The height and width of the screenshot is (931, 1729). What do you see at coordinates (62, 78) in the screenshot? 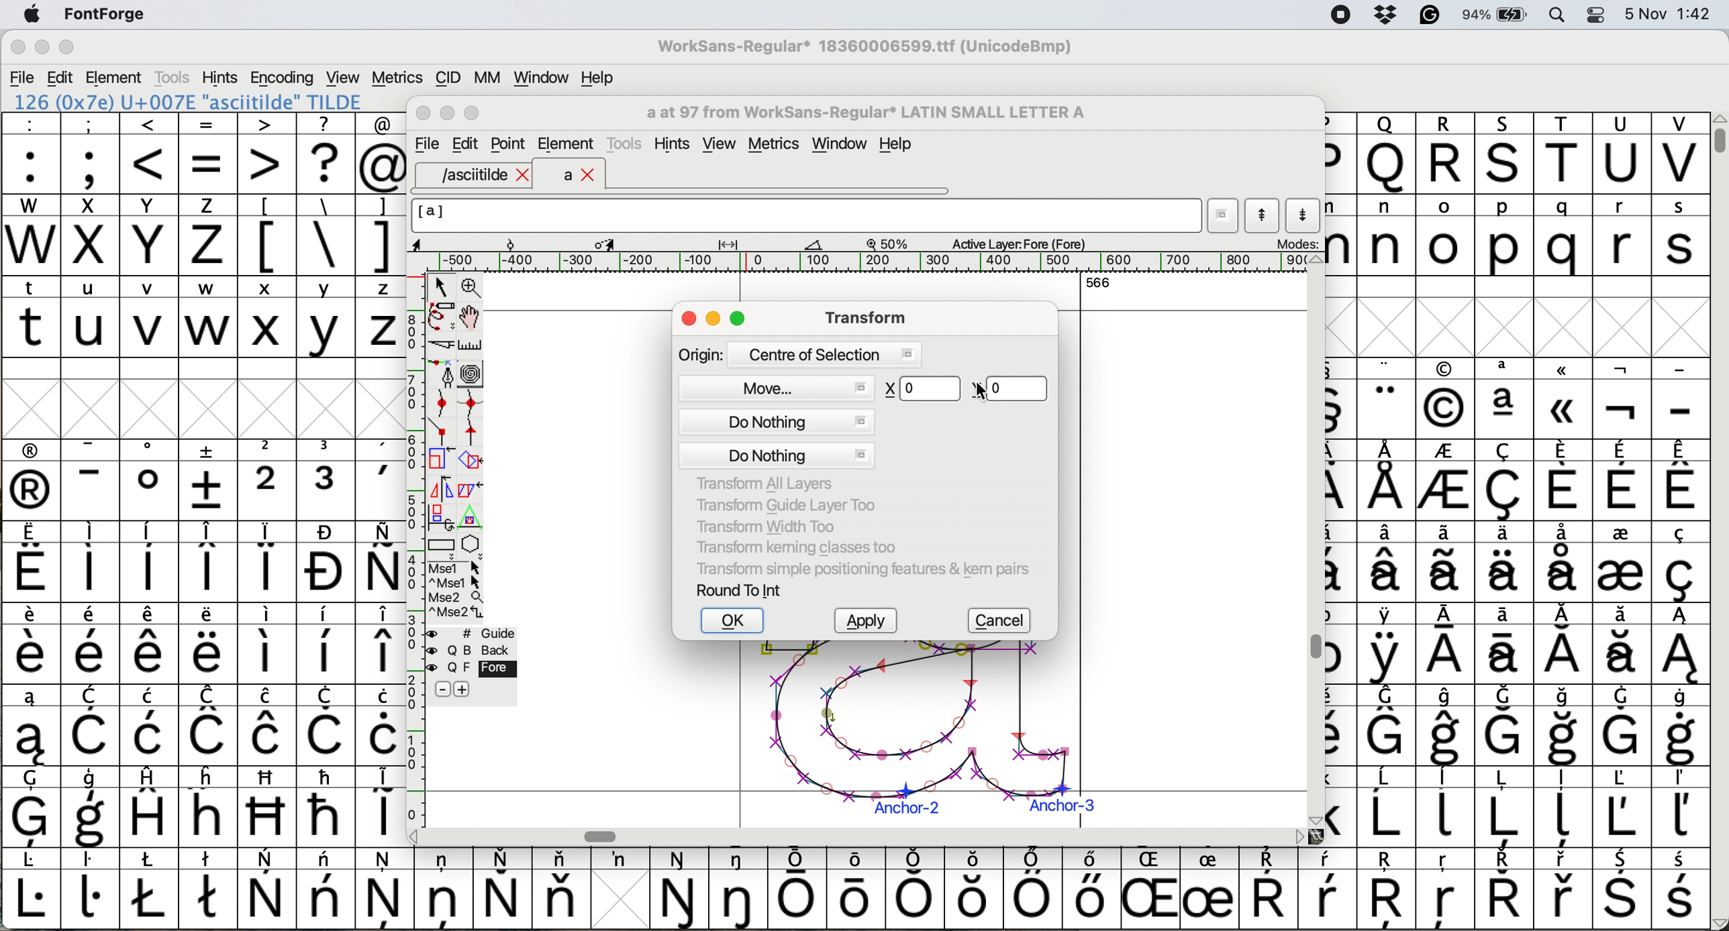
I see `edit` at bounding box center [62, 78].